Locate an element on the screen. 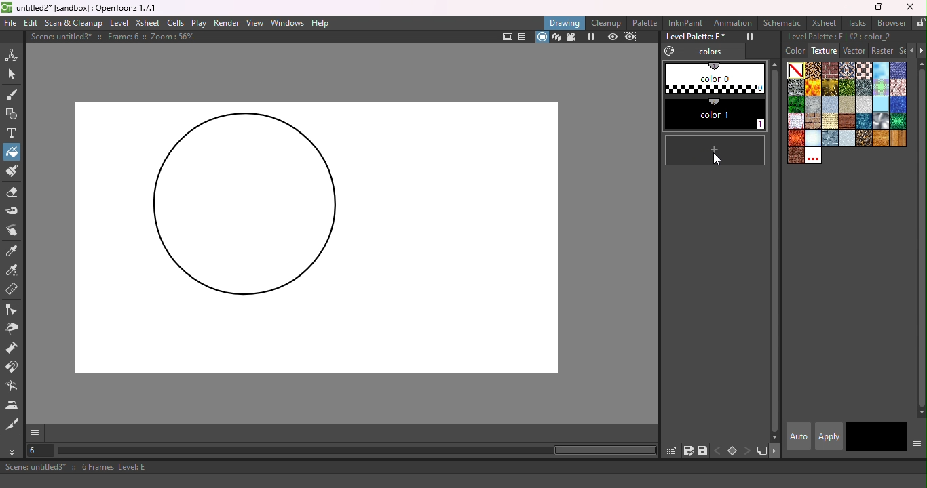 This screenshot has height=488, width=927. Drawing is located at coordinates (565, 22).